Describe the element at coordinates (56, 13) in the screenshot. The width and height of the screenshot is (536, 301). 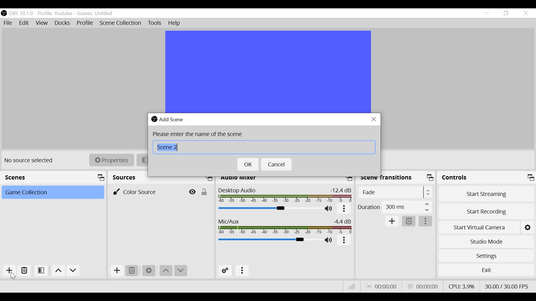
I see `Profile ` at that location.